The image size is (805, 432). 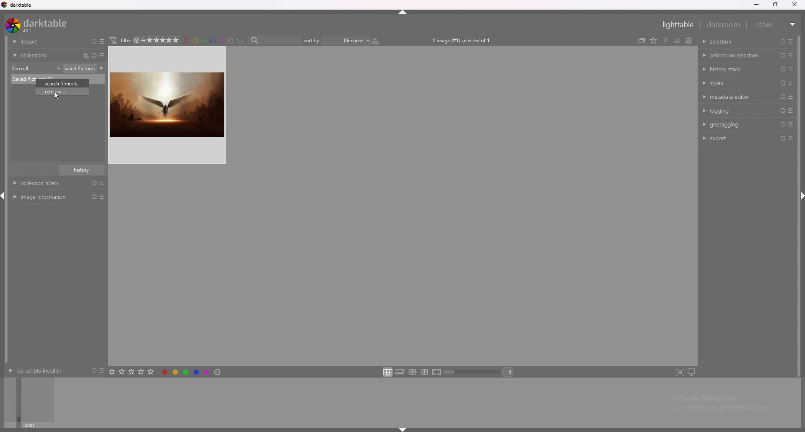 I want to click on reset, so click(x=782, y=139).